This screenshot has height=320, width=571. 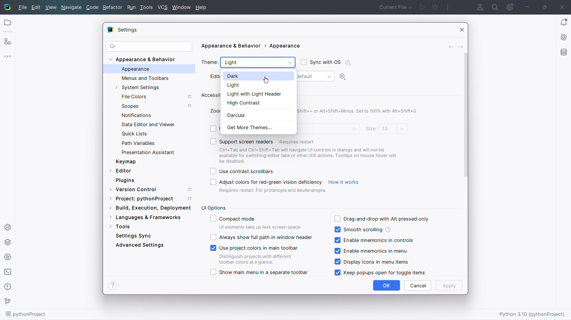 I want to click on Refactor, so click(x=113, y=7).